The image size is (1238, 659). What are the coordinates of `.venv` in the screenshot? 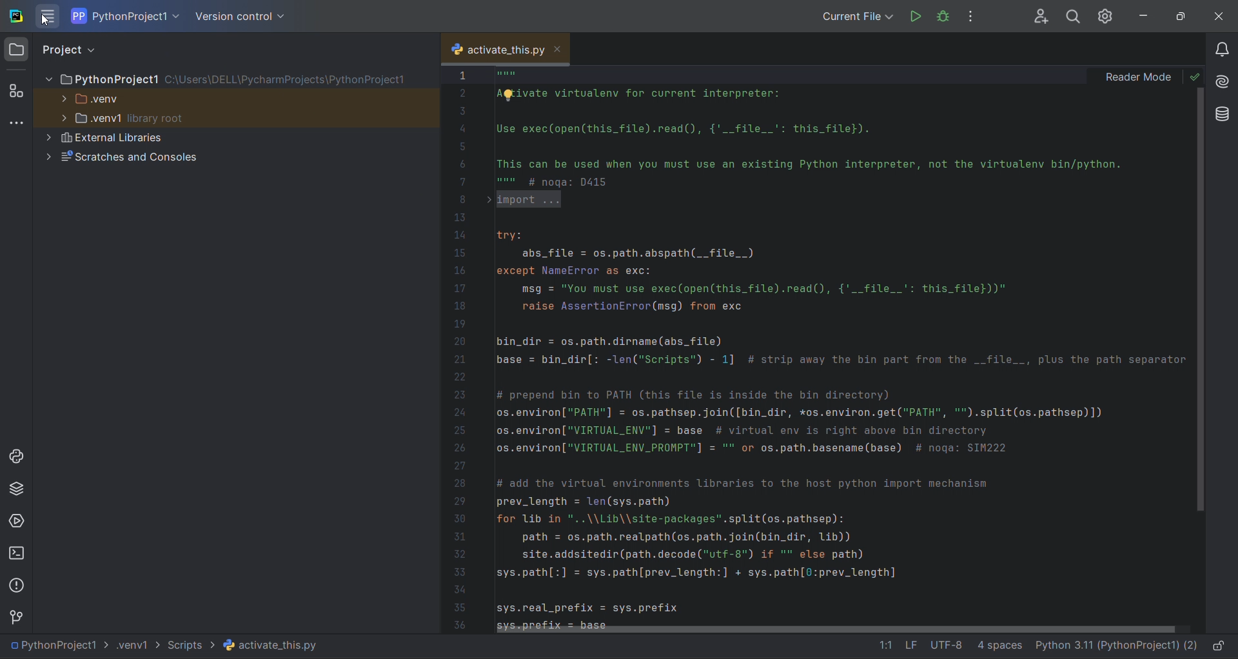 It's located at (153, 98).